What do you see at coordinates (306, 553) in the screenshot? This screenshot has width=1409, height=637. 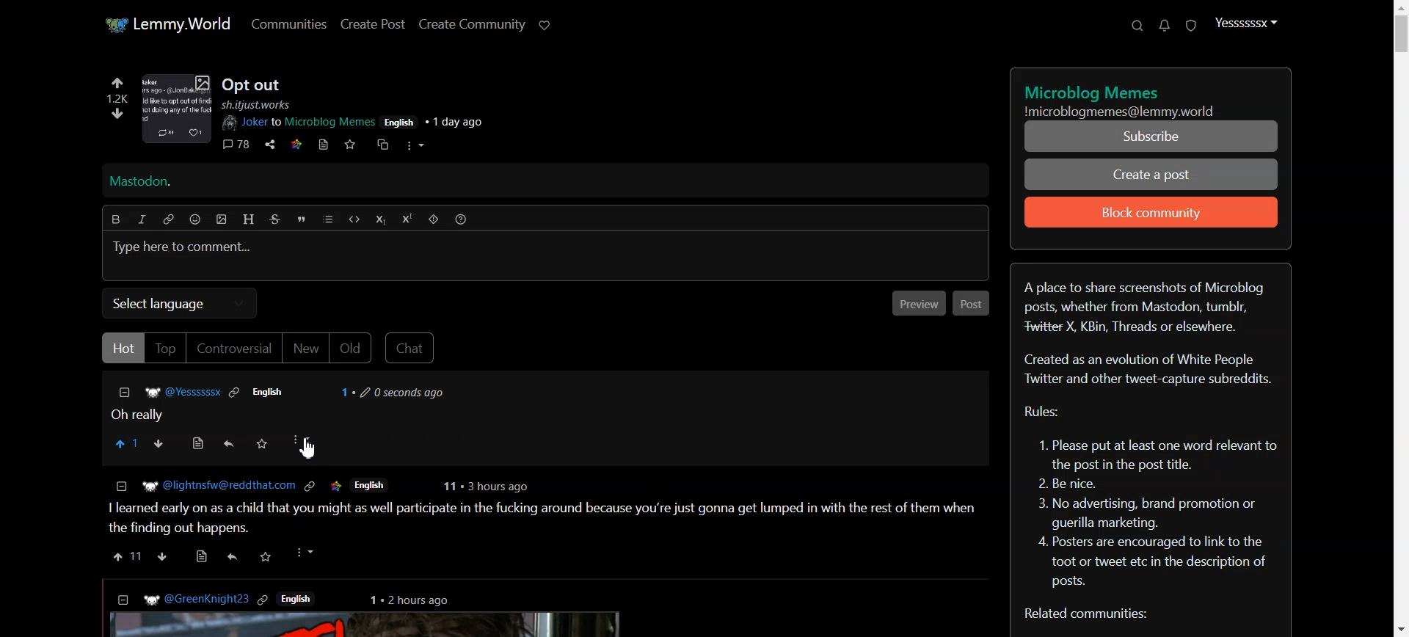 I see `more` at bounding box center [306, 553].